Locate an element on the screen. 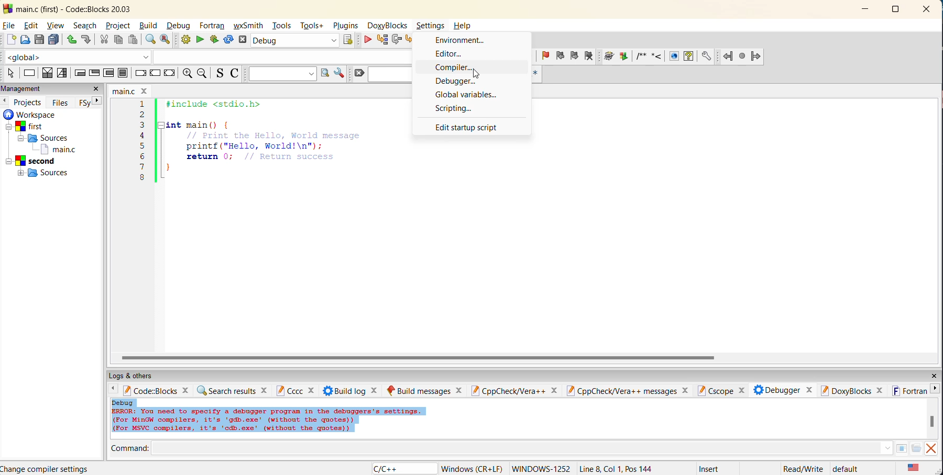 Image resolution: width=943 pixels, height=475 pixels. close is located at coordinates (927, 10).